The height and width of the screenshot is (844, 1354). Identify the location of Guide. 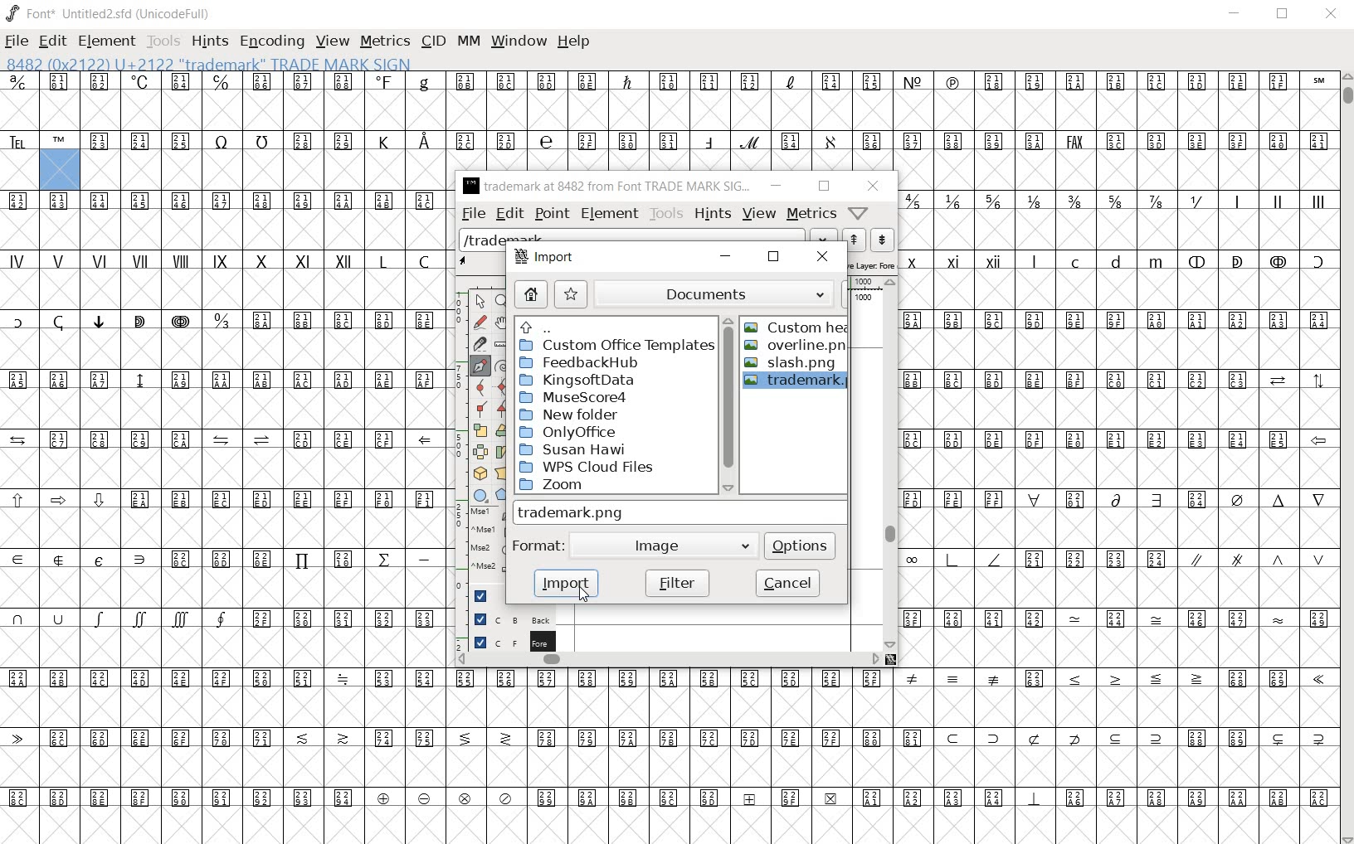
(481, 594).